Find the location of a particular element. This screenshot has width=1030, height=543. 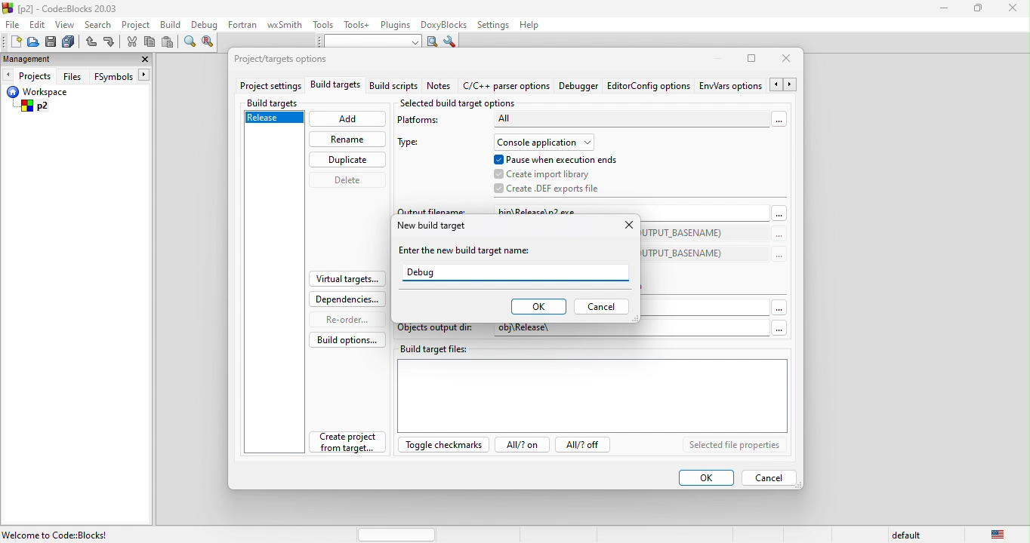

close is located at coordinates (1016, 11).